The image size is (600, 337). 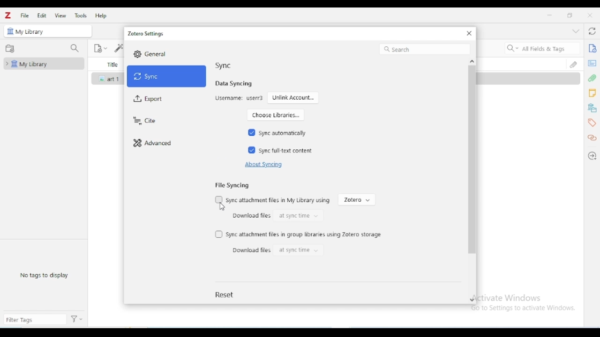 I want to click on sync full-text content, so click(x=287, y=151).